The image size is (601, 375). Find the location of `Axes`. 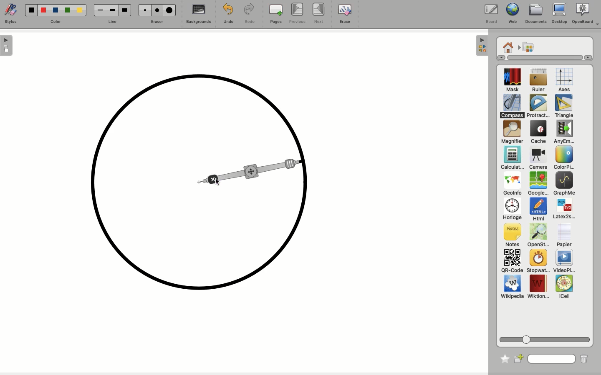

Axes is located at coordinates (564, 80).